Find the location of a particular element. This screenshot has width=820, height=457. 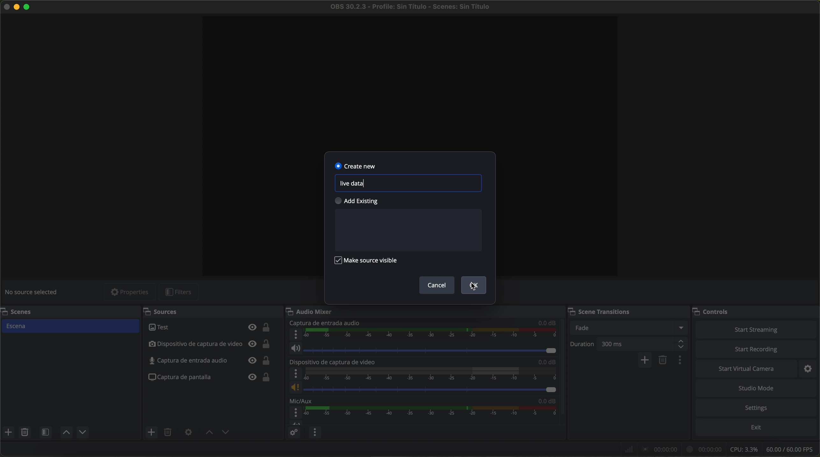

timeline is located at coordinates (432, 415).